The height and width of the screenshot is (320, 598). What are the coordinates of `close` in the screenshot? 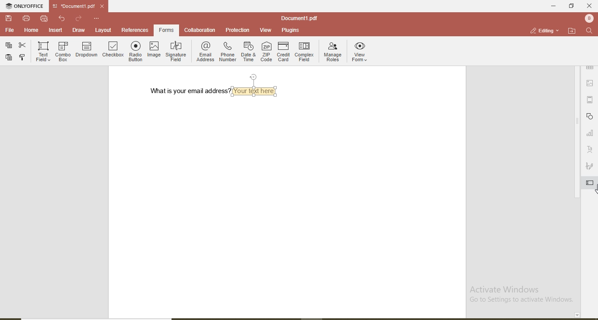 It's located at (589, 6).